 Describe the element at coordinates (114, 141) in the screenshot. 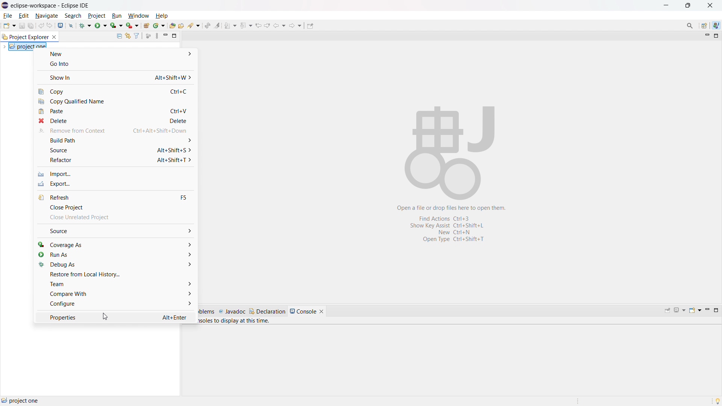

I see `build path` at that location.